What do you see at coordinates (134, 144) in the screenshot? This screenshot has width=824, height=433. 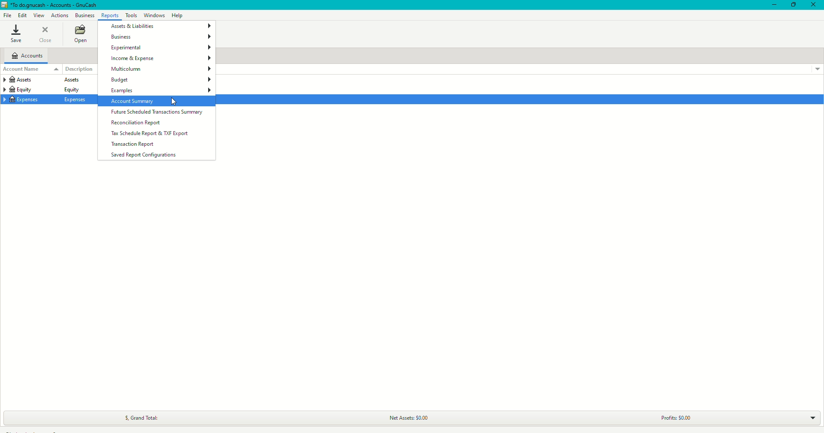 I see `Transaction Report` at bounding box center [134, 144].